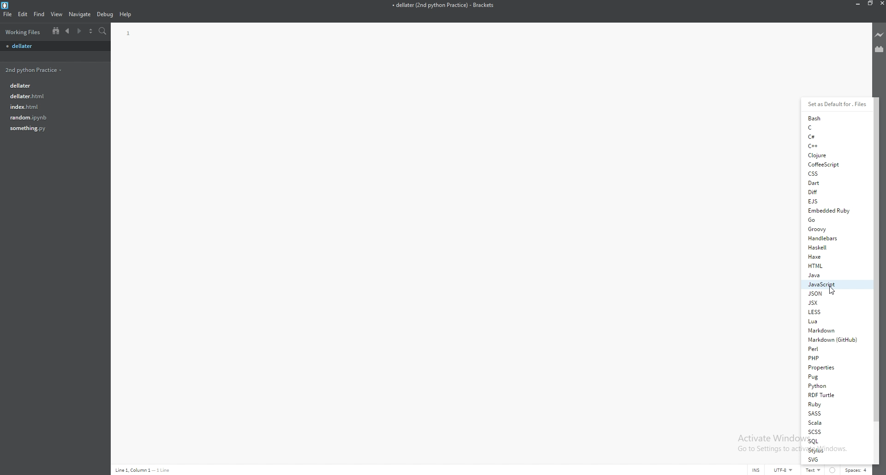 The width and height of the screenshot is (886, 475). I want to click on tree view, so click(56, 31).